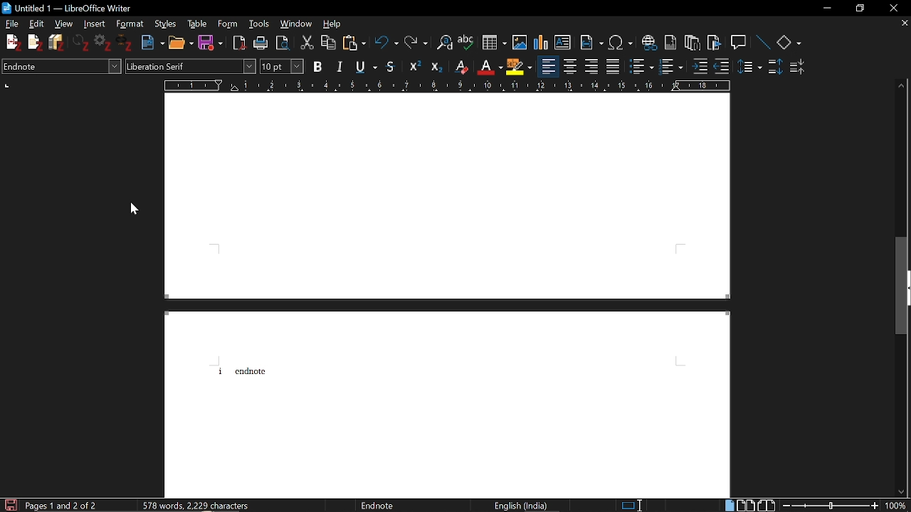  Describe the element at coordinates (650, 43) in the screenshot. I see `Insert hyperlink` at that location.